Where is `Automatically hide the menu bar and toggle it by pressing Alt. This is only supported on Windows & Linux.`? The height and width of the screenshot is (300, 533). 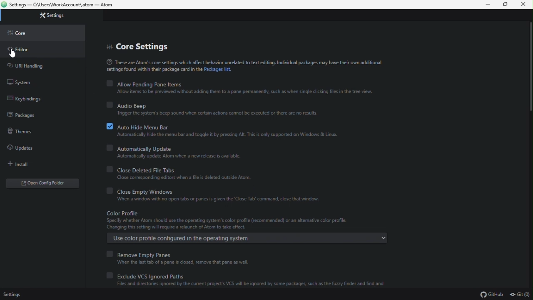 Automatically hide the menu bar and toggle it by pressing Alt. This is only supported on Windows & Linux. is located at coordinates (229, 135).